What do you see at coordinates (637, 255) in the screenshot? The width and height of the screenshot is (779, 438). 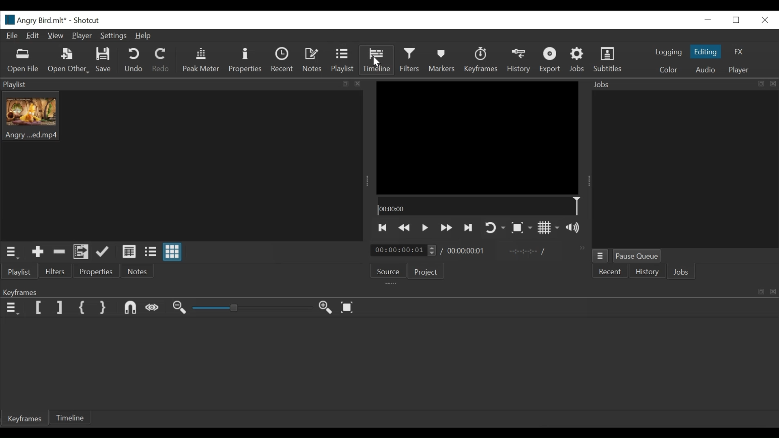 I see `Pause Queue` at bounding box center [637, 255].